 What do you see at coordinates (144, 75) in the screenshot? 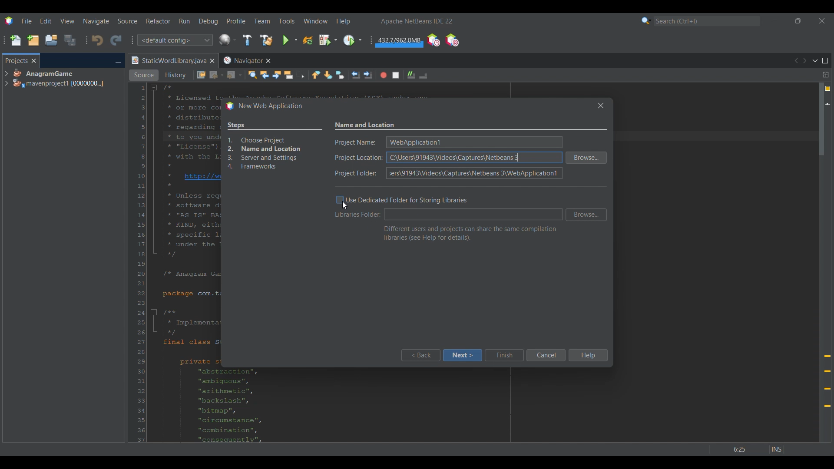
I see `Source view` at bounding box center [144, 75].